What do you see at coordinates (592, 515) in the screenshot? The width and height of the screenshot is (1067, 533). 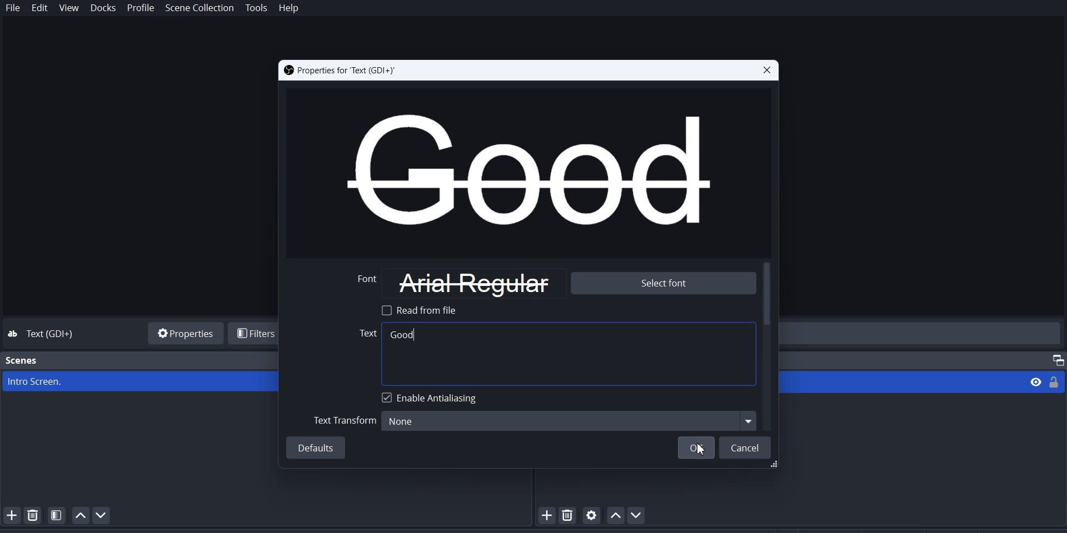 I see `open source properties` at bounding box center [592, 515].